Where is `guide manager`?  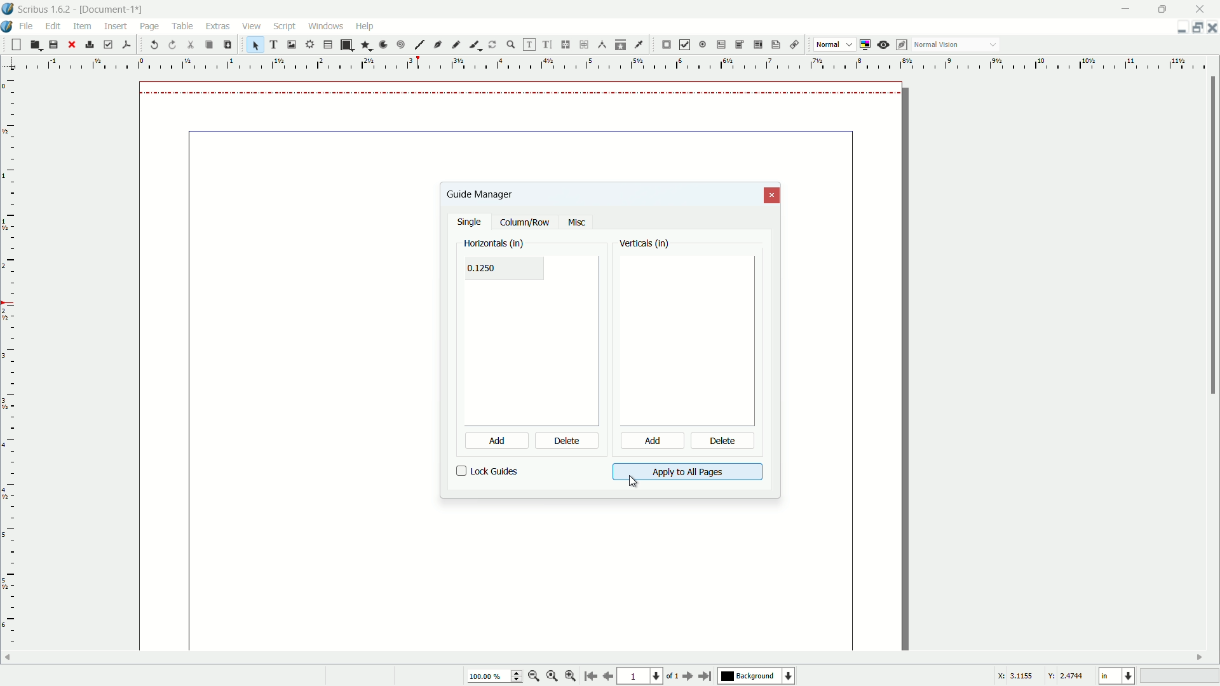 guide manager is located at coordinates (479, 194).